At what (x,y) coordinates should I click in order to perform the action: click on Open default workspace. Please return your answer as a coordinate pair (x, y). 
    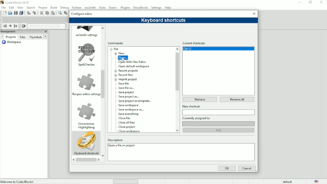
    Looking at the image, I should click on (135, 67).